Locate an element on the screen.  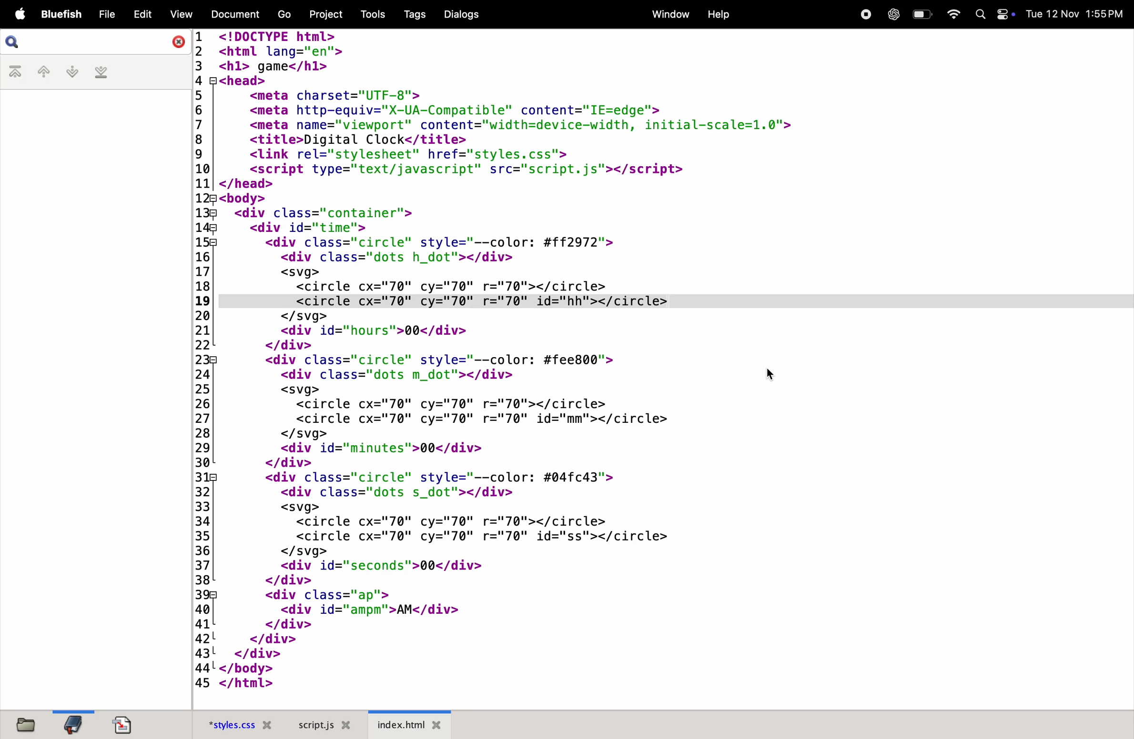
wifi is located at coordinates (952, 14).